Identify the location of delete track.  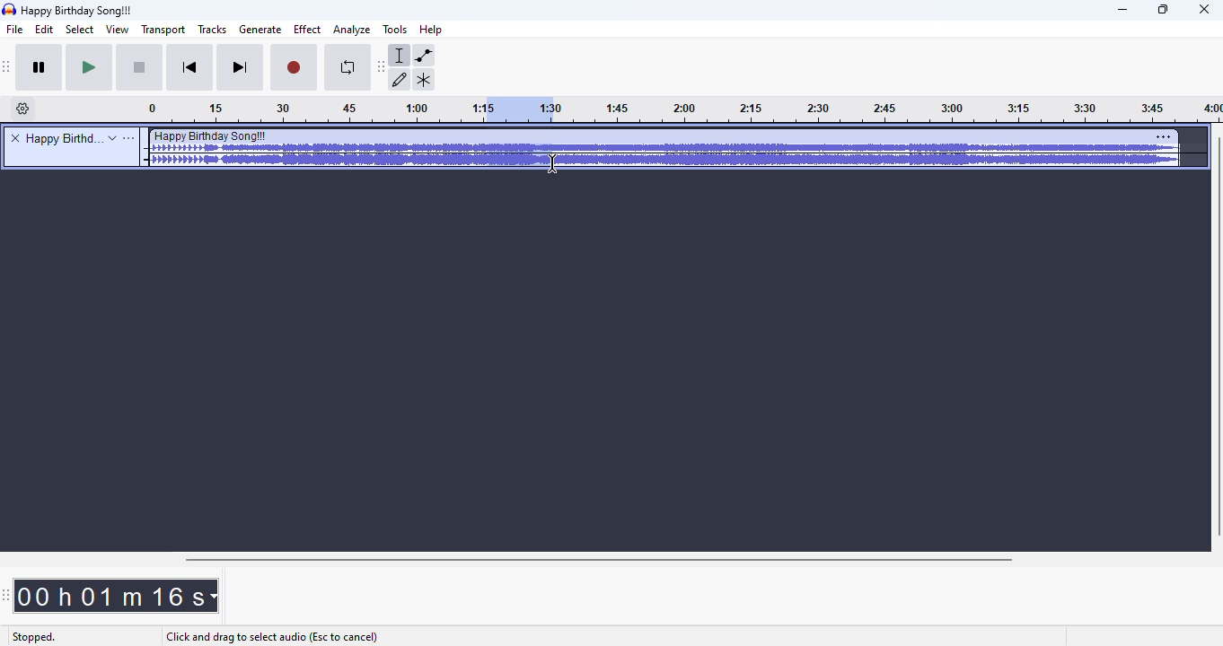
(15, 137).